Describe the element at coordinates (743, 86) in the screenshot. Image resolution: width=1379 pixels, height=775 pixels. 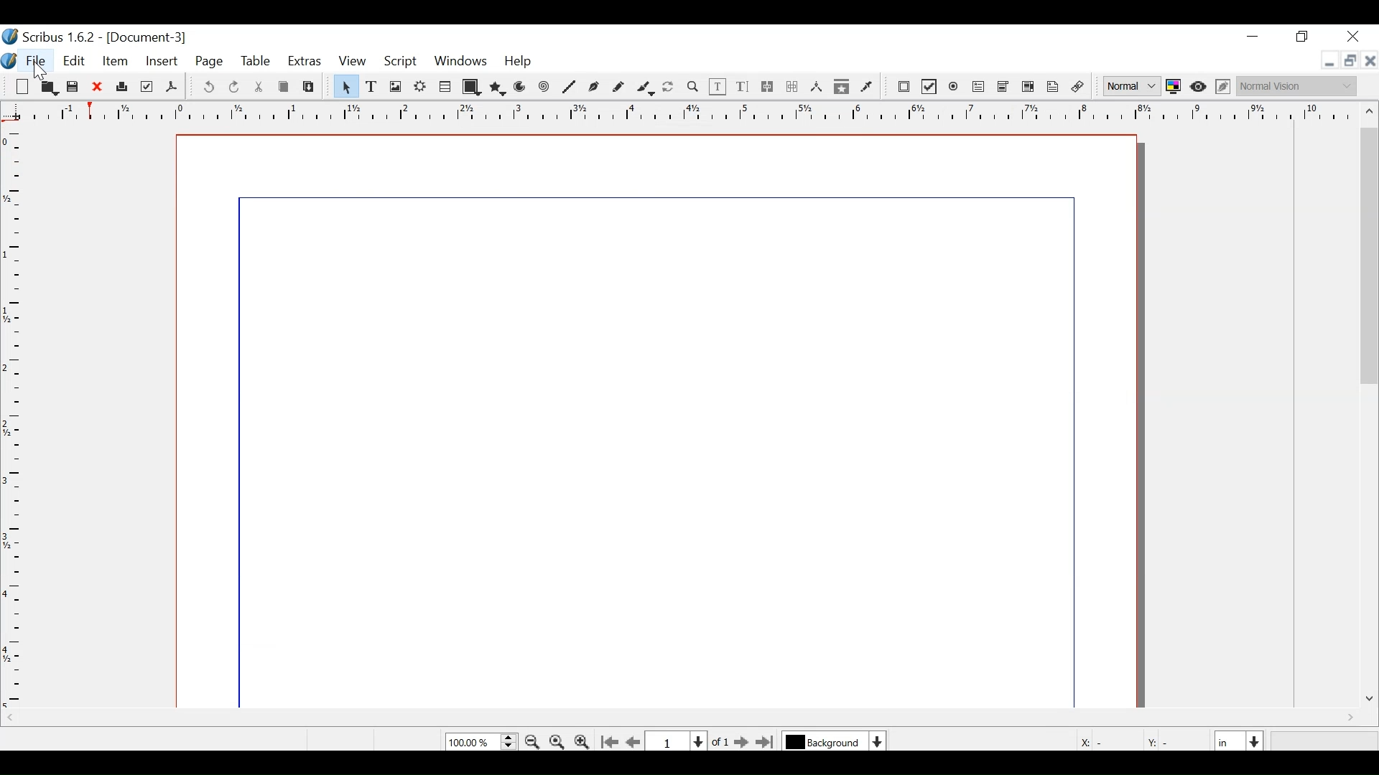
I see `Edit Text with story editor` at that location.